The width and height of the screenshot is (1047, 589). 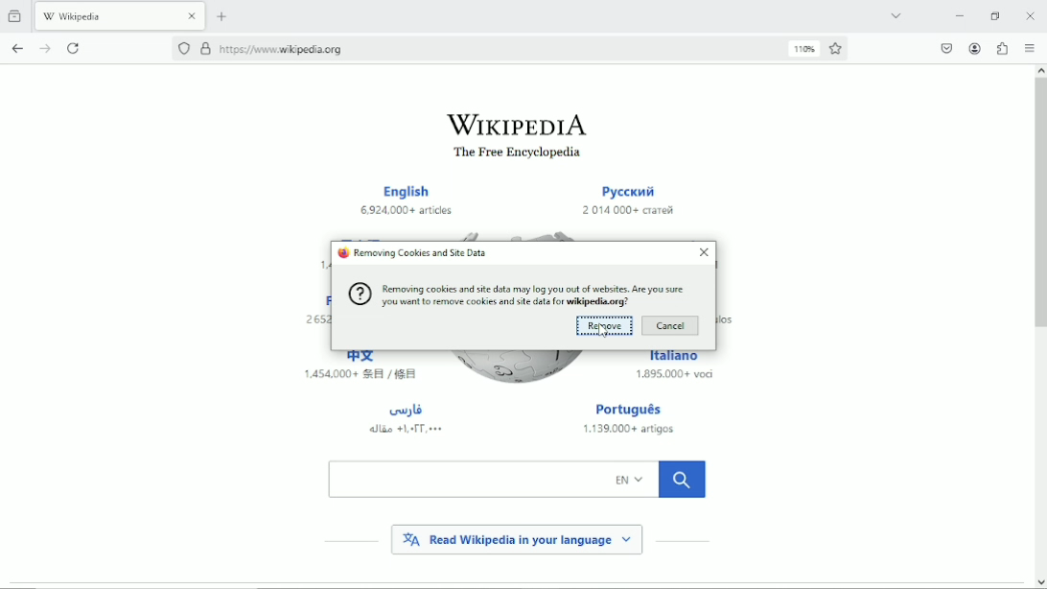 What do you see at coordinates (974, 48) in the screenshot?
I see `account` at bounding box center [974, 48].